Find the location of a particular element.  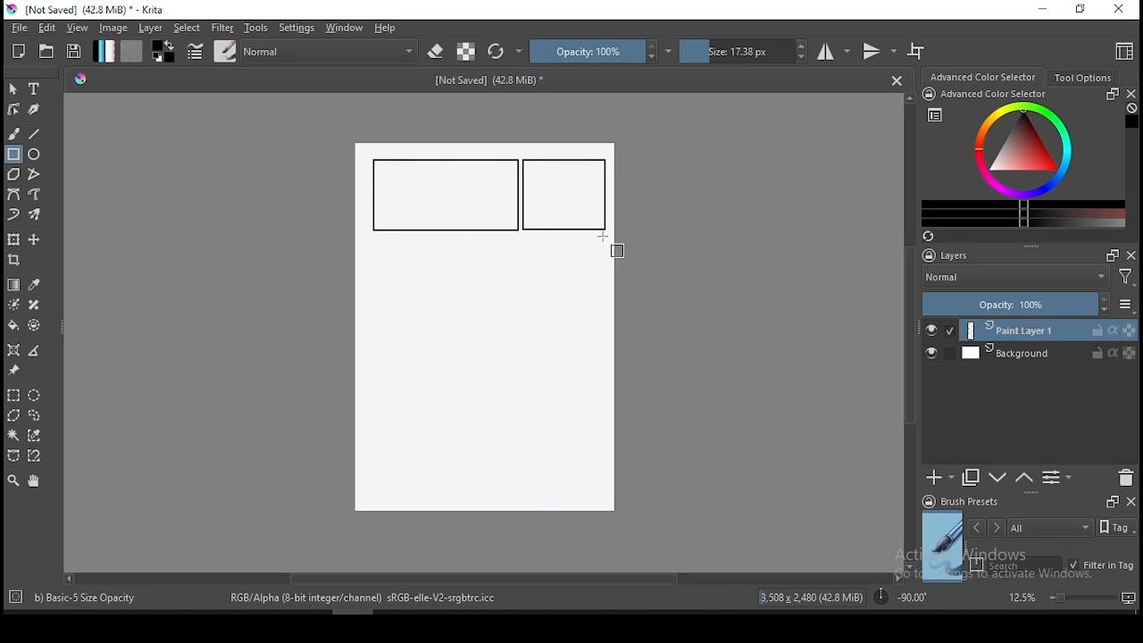

brush presets is located at coordinates (966, 502).